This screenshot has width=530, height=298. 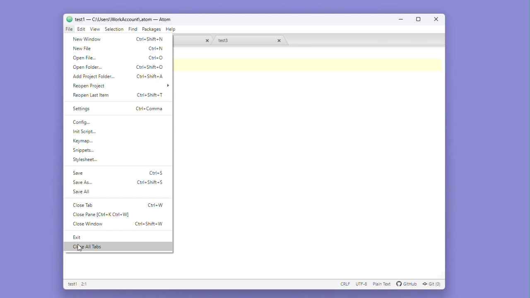 I want to click on logo, so click(x=67, y=19).